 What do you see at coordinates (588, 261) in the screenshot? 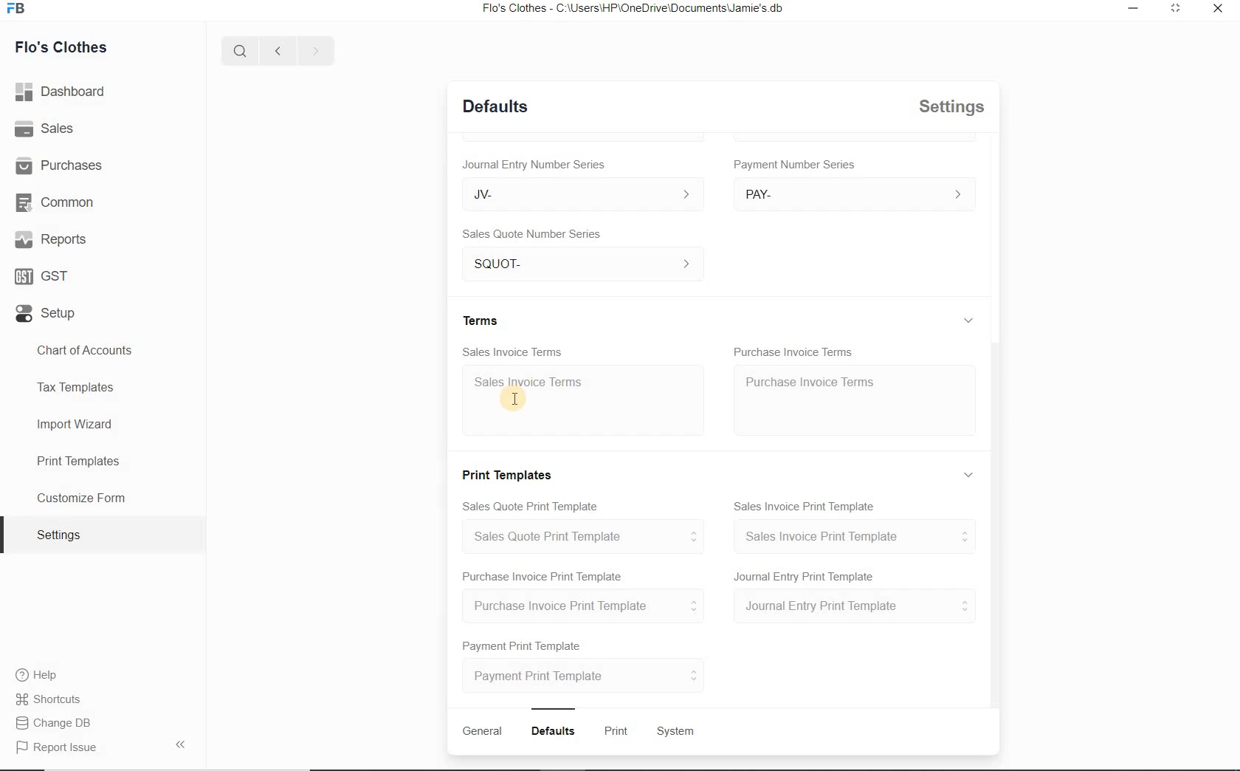
I see `SQUOT` at bounding box center [588, 261].